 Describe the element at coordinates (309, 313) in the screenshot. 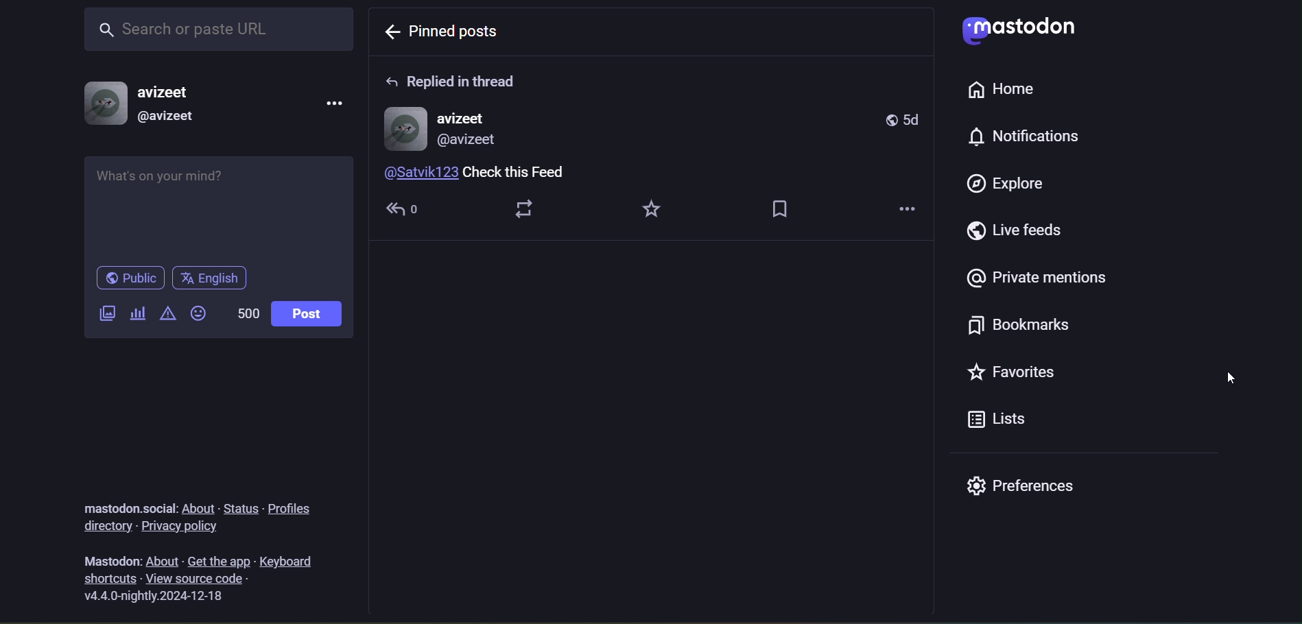

I see `post` at that location.